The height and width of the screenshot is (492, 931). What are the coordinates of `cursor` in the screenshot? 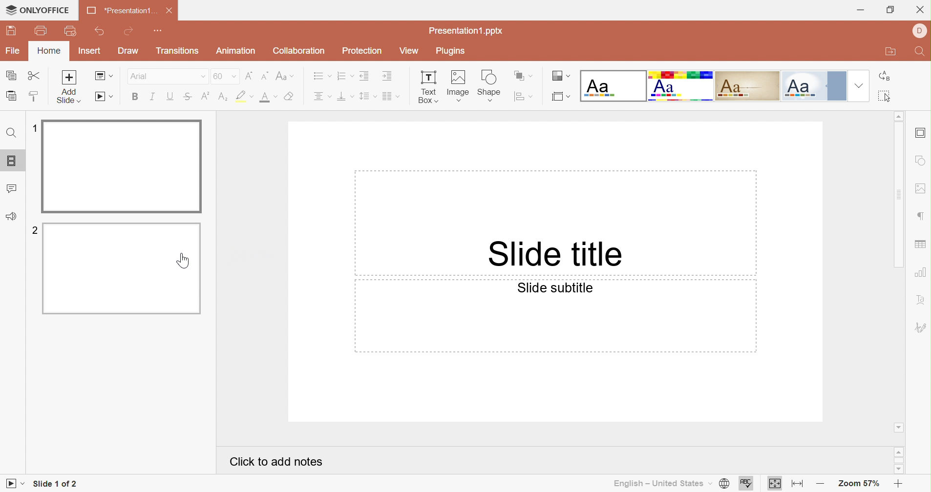 It's located at (183, 262).